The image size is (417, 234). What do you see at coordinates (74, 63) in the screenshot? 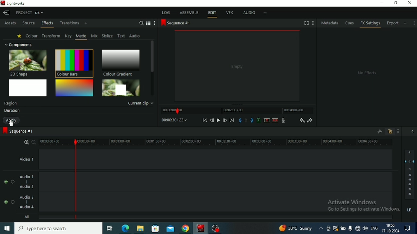
I see `Colour Bars` at bounding box center [74, 63].